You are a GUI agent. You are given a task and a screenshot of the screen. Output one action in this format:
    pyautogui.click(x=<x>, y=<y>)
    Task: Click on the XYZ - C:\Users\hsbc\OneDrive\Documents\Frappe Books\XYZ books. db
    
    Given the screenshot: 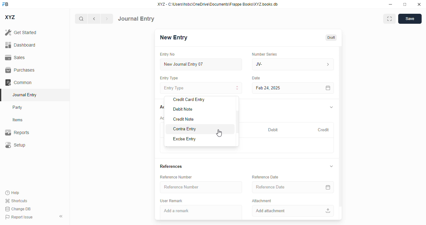 What is the action you would take?
    pyautogui.click(x=218, y=4)
    